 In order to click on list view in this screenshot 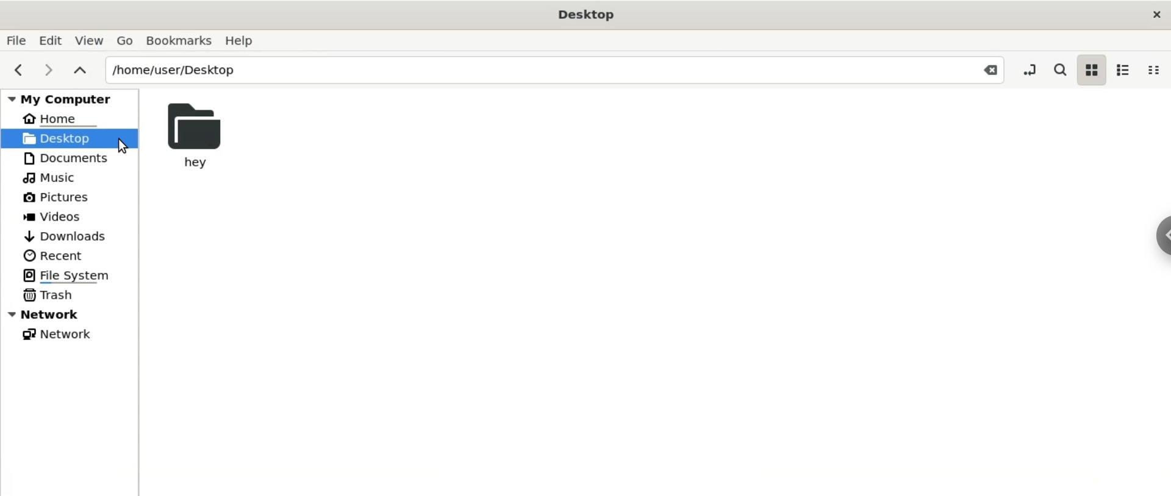, I will do `click(1125, 71)`.